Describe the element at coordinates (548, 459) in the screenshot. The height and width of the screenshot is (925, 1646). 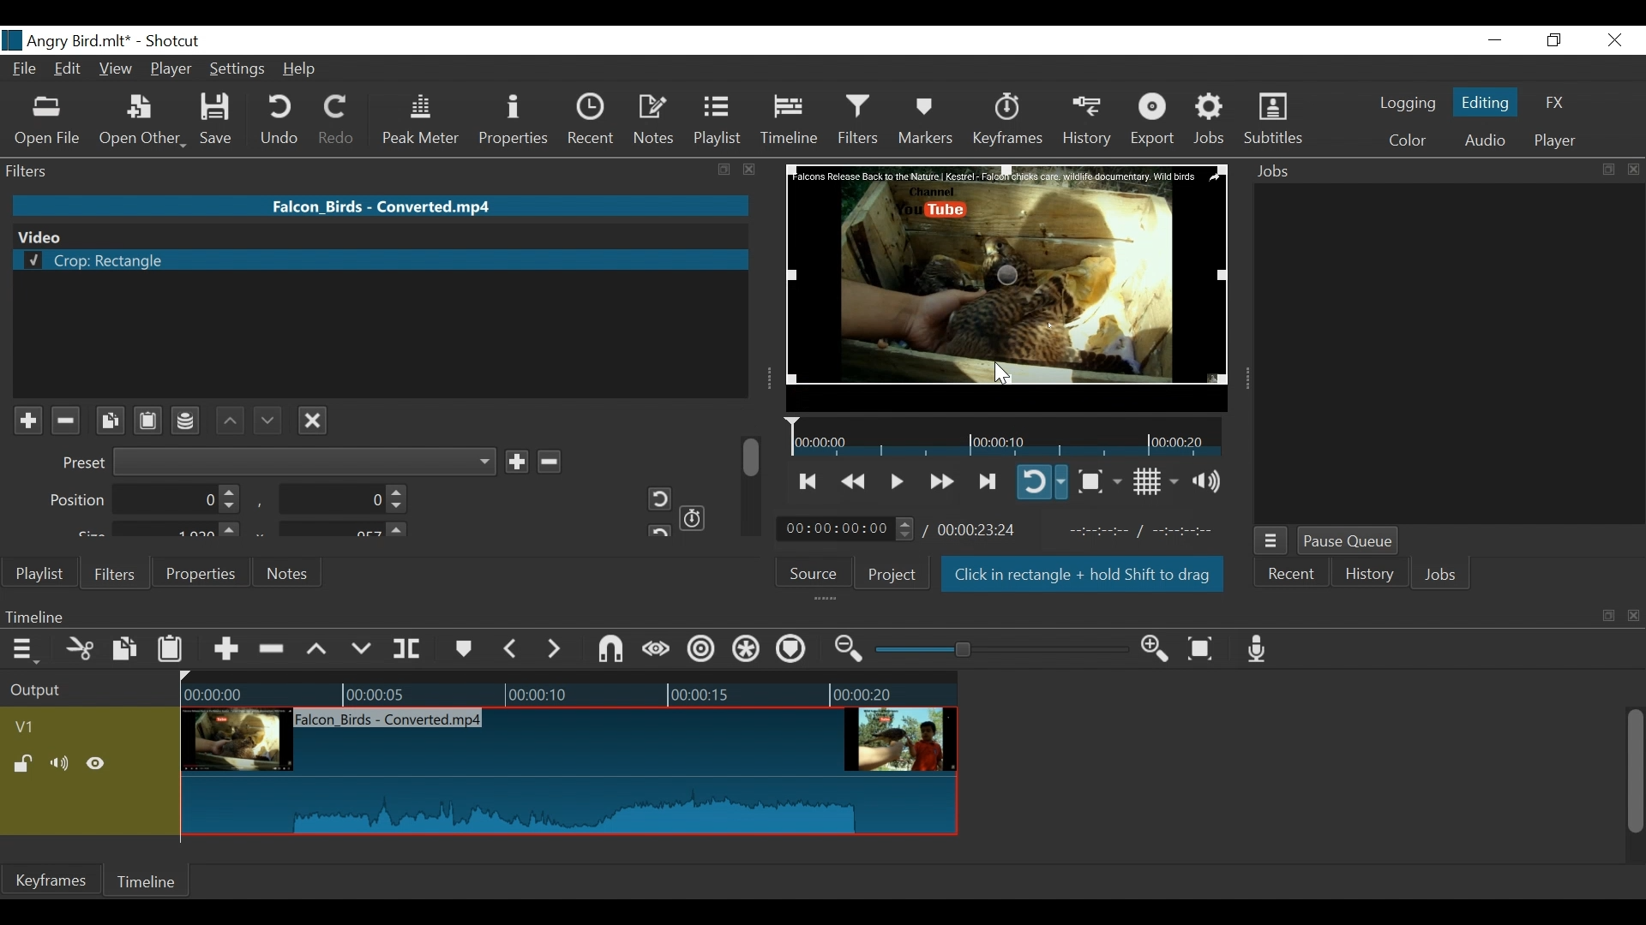
I see `Minus` at that location.